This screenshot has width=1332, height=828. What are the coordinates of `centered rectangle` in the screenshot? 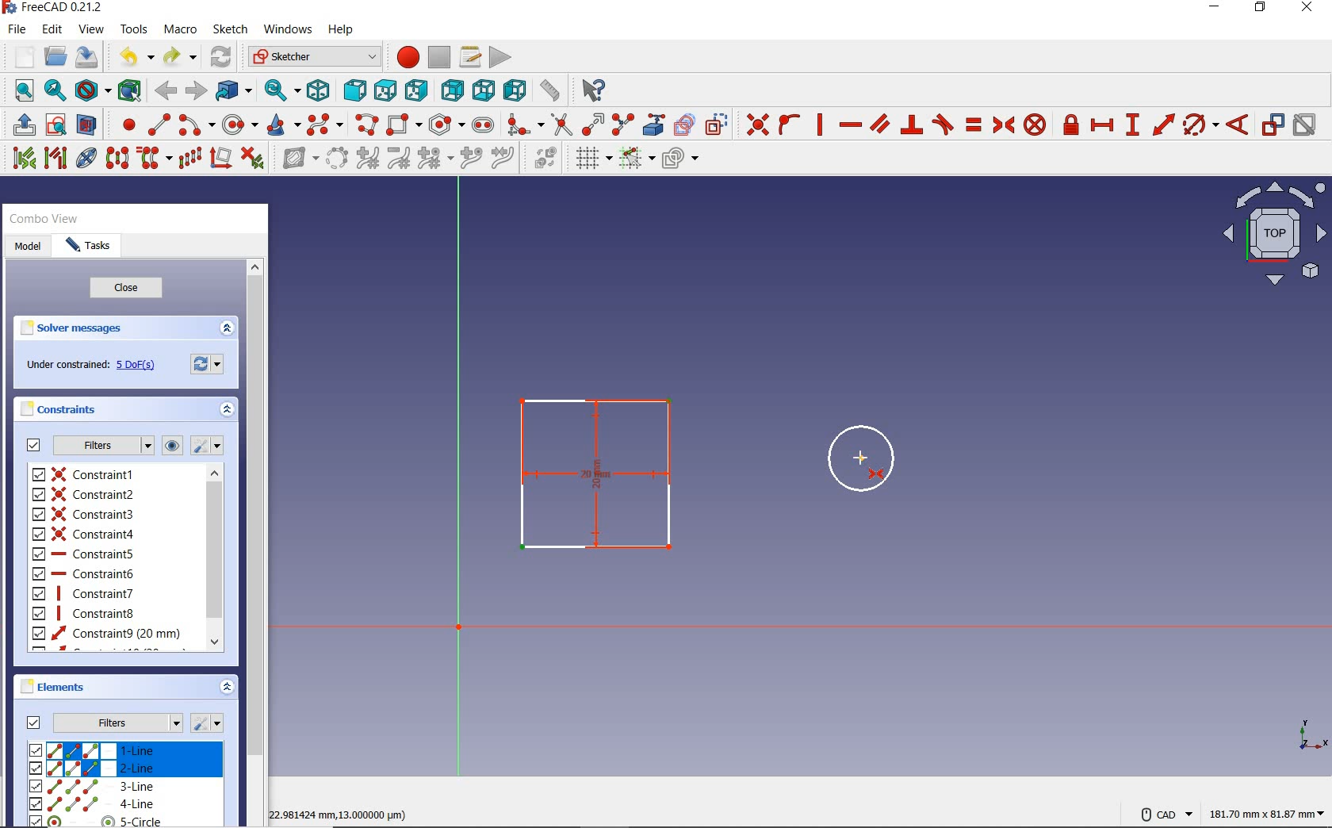 It's located at (405, 125).